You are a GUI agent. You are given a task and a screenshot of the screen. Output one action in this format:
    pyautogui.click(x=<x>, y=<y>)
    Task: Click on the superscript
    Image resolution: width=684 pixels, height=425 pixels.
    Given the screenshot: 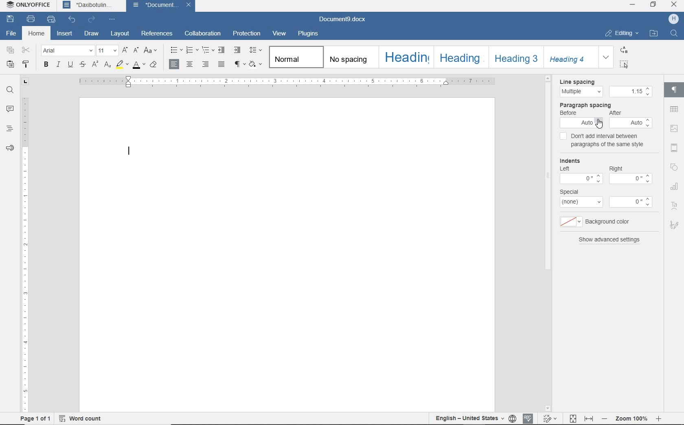 What is the action you would take?
    pyautogui.click(x=96, y=65)
    